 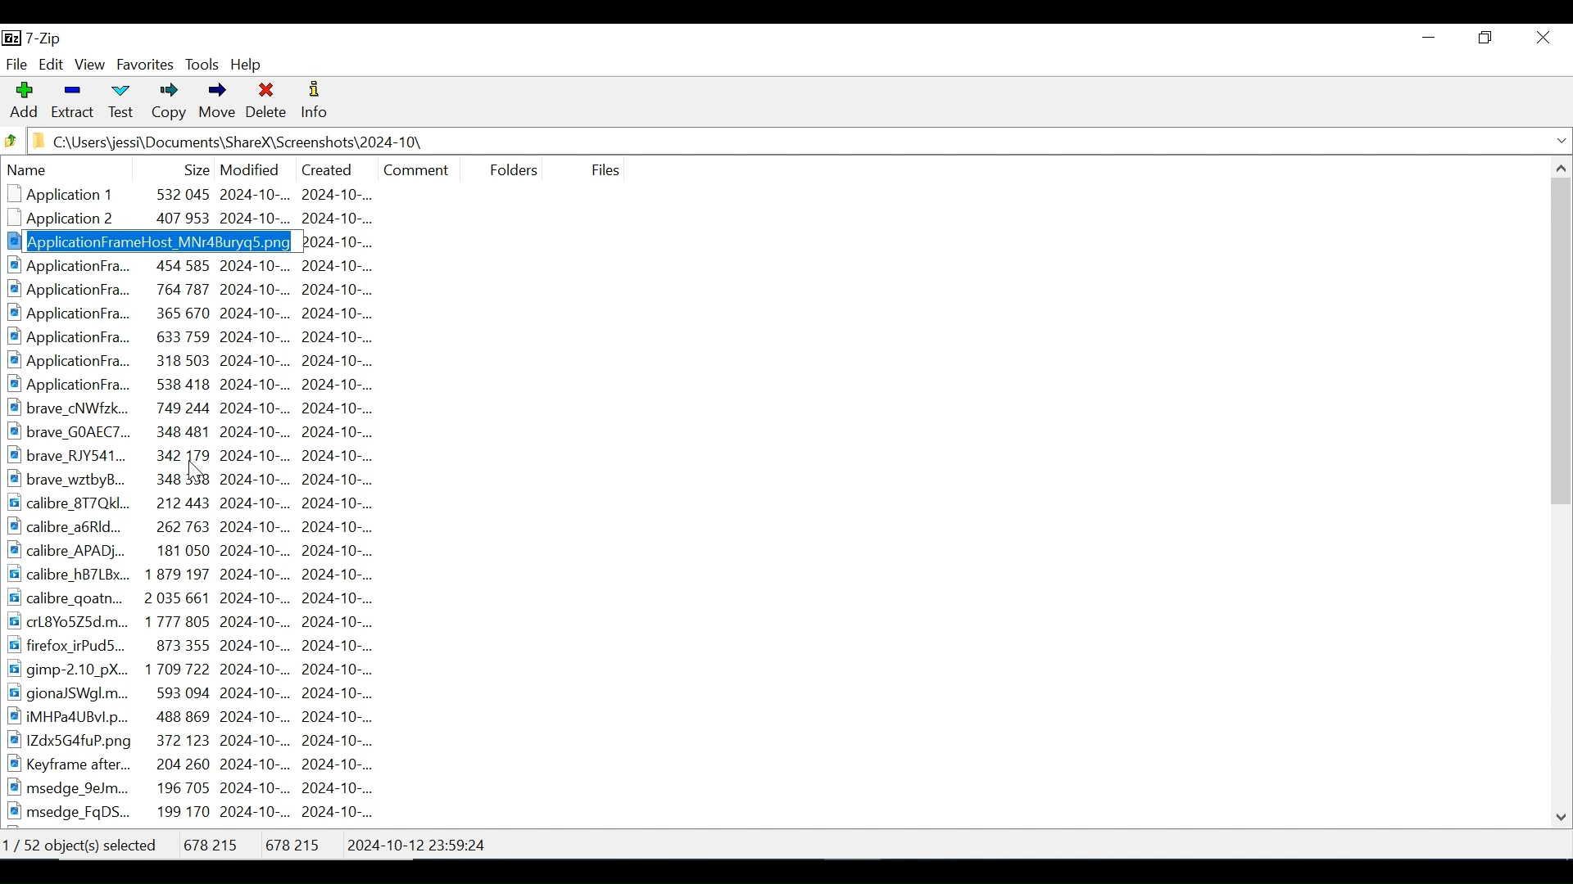 What do you see at coordinates (1559, 167) in the screenshot?
I see `Scroll up` at bounding box center [1559, 167].